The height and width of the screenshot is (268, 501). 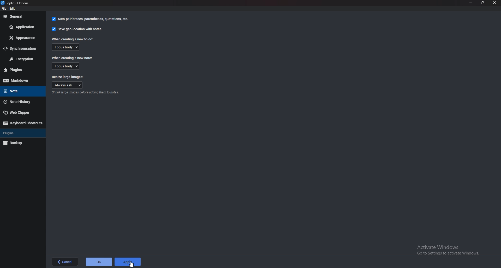 What do you see at coordinates (68, 76) in the screenshot?
I see `Resize large images` at bounding box center [68, 76].